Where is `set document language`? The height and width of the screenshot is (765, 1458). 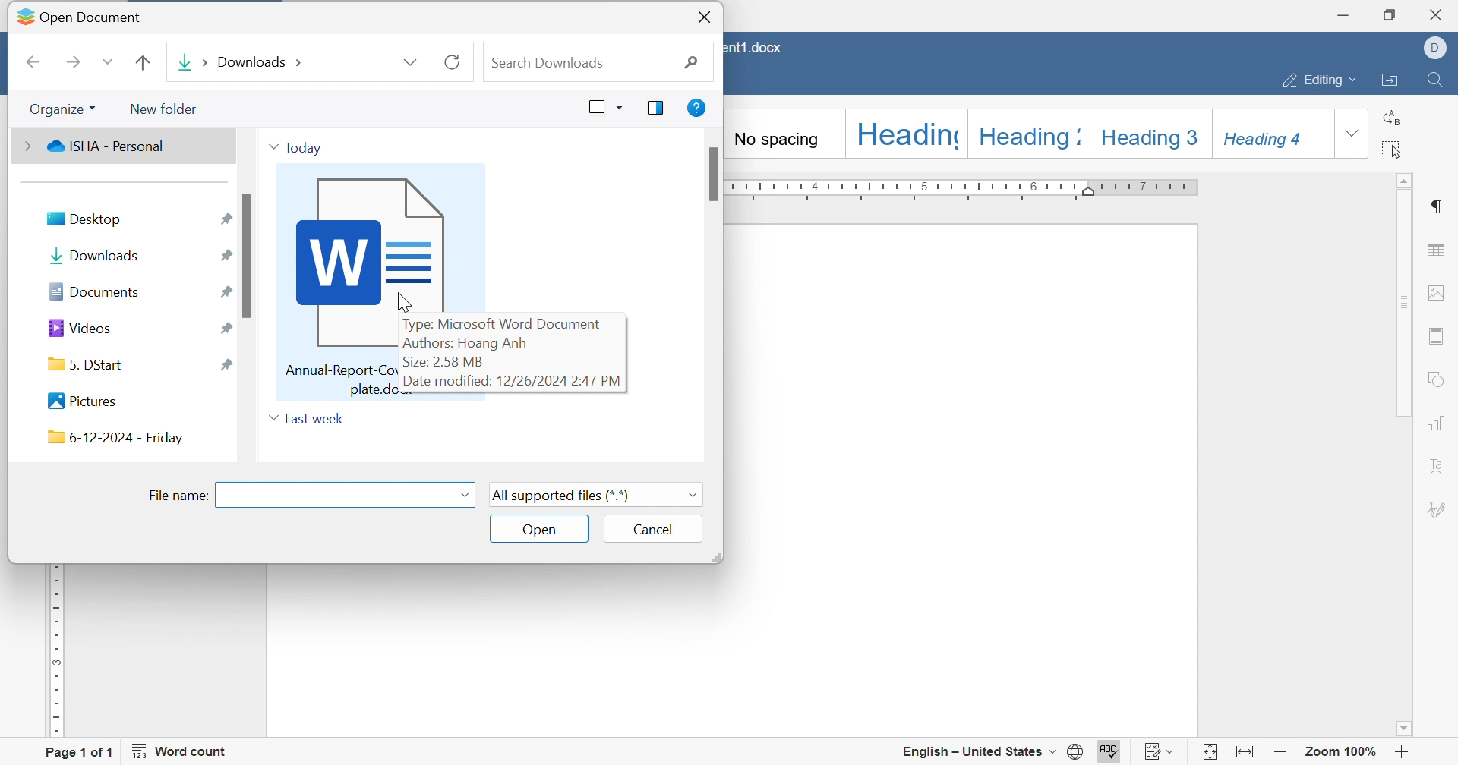 set document language is located at coordinates (1078, 753).